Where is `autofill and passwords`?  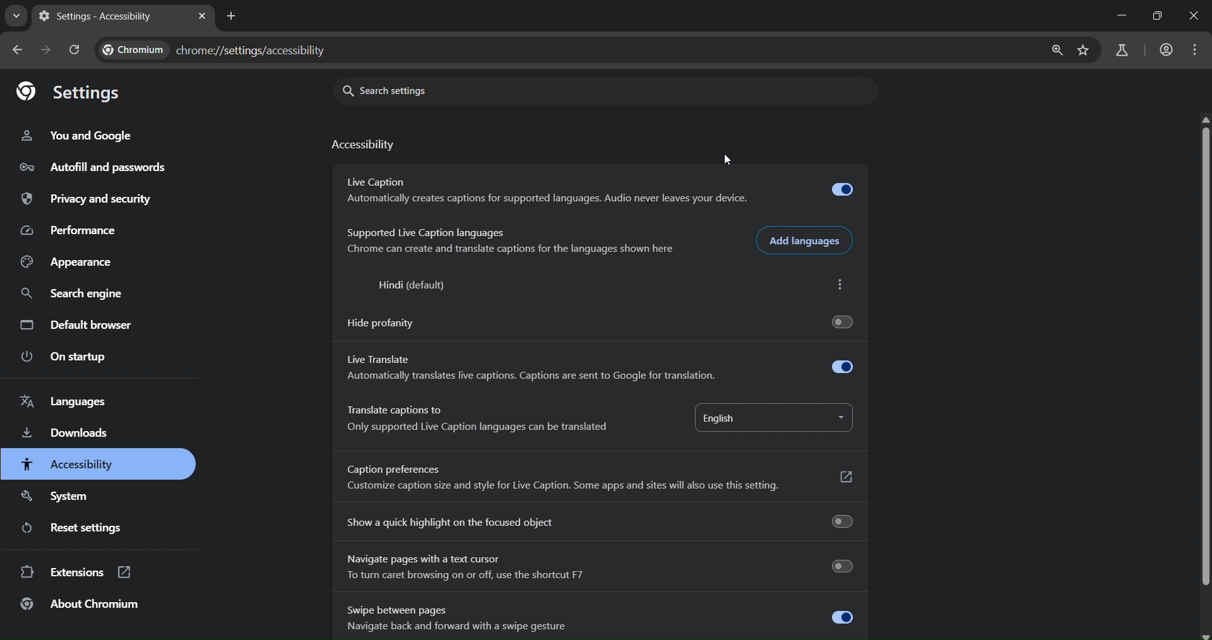 autofill and passwords is located at coordinates (98, 167).